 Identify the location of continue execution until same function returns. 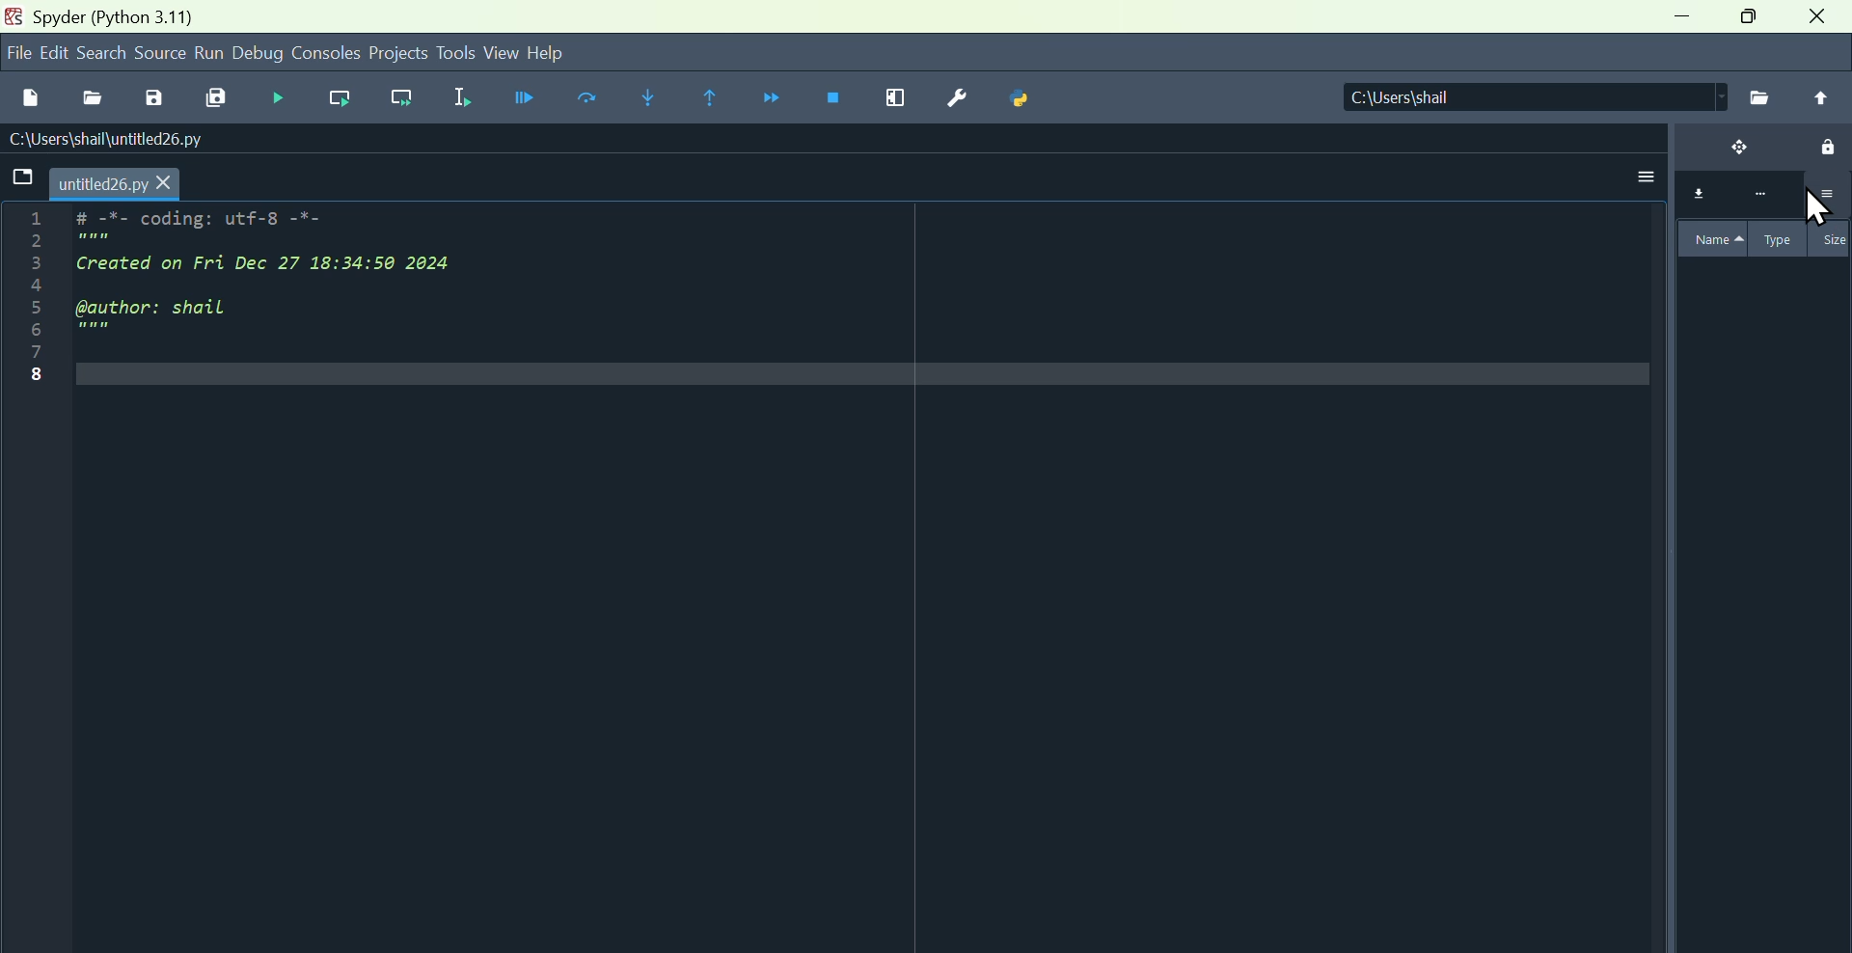
(713, 96).